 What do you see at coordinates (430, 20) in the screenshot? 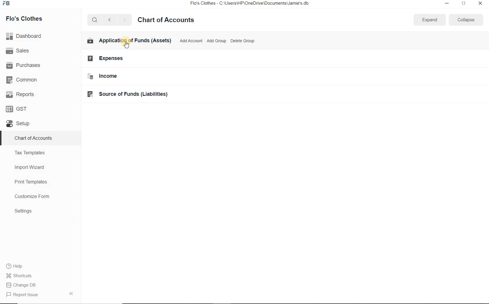
I see `Expand` at bounding box center [430, 20].